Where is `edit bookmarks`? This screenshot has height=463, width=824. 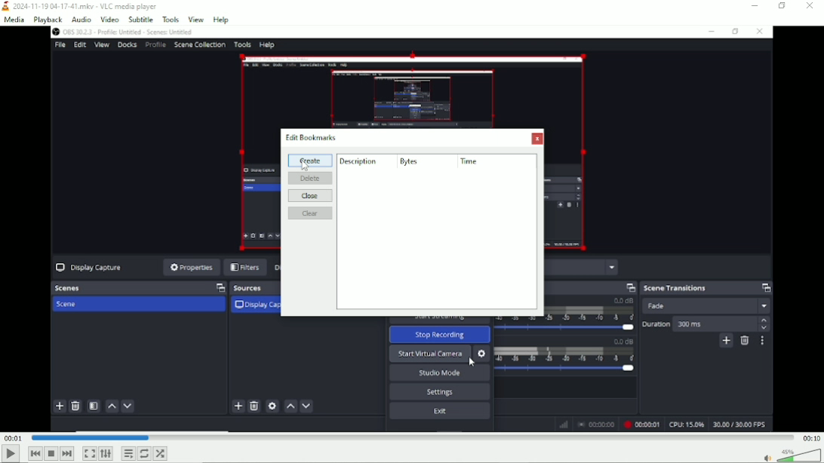
edit bookmarks is located at coordinates (312, 136).